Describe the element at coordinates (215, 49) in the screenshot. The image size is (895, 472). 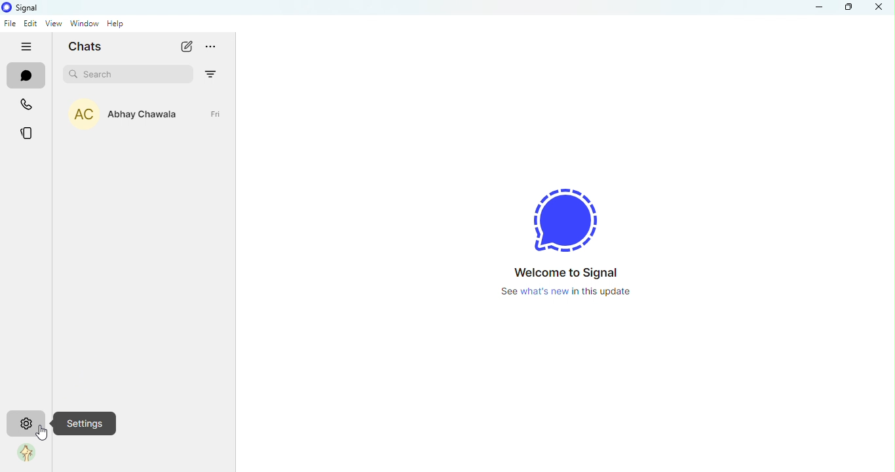
I see `more options` at that location.